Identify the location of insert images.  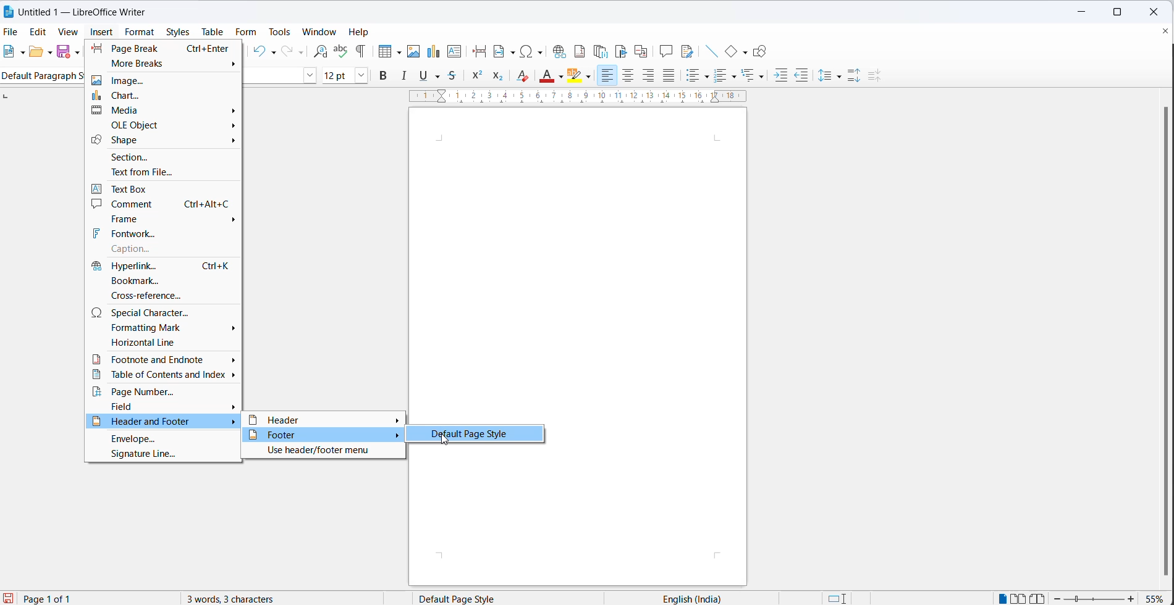
(413, 52).